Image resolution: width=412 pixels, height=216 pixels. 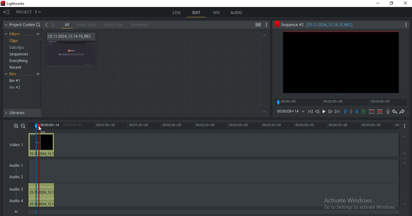 What do you see at coordinates (405, 136) in the screenshot?
I see `Up` at bounding box center [405, 136].